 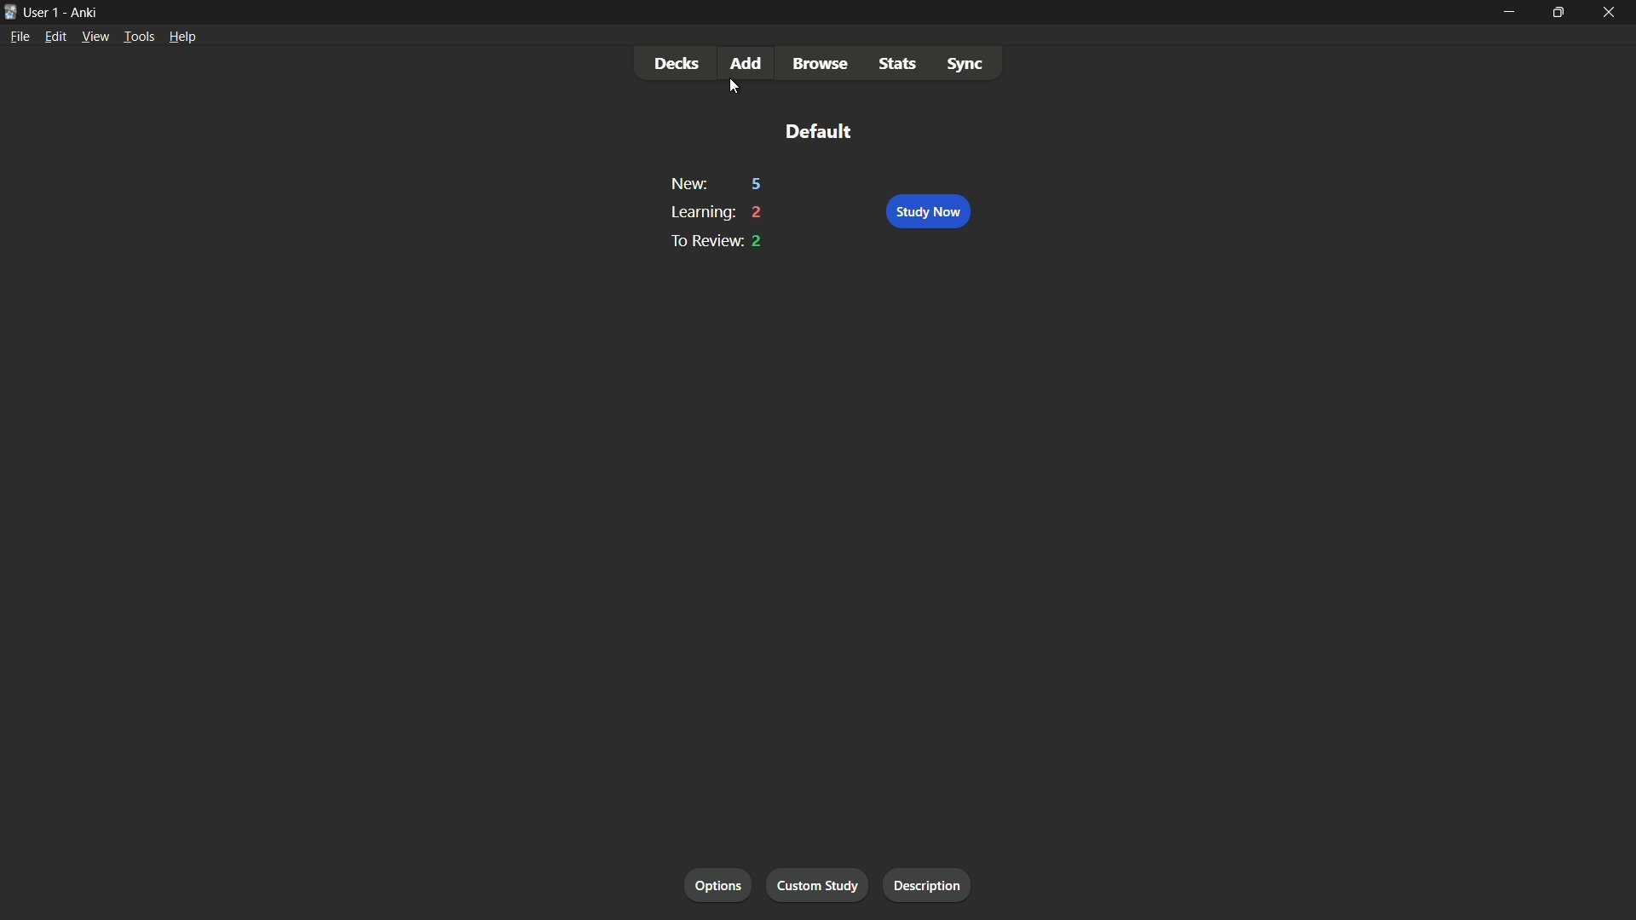 I want to click on app name, so click(x=83, y=12).